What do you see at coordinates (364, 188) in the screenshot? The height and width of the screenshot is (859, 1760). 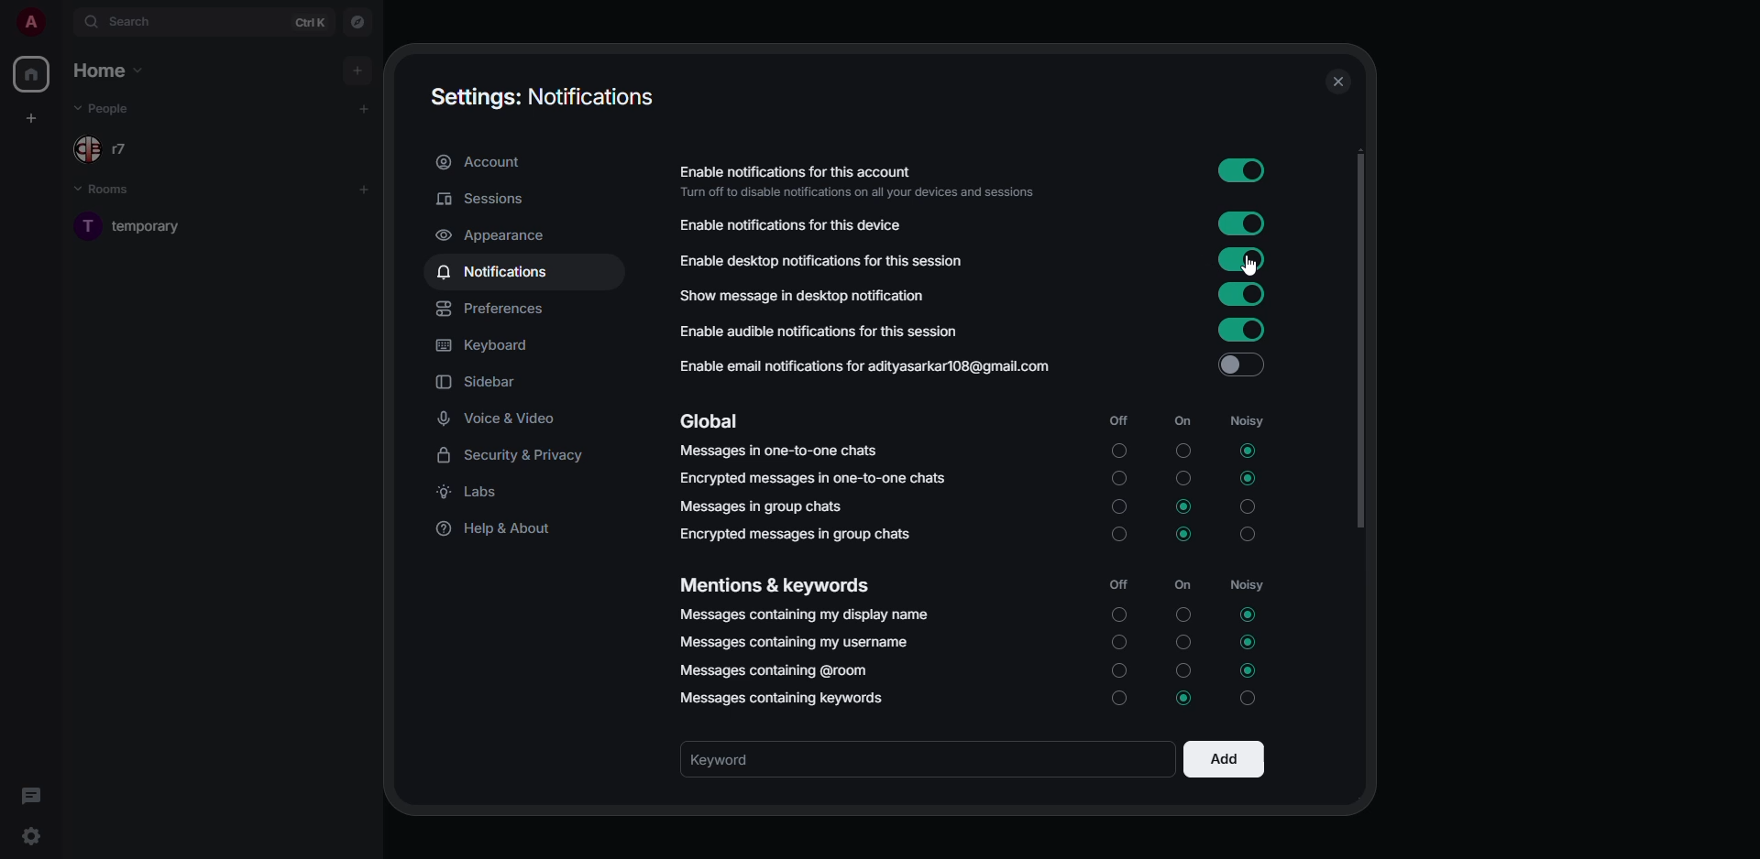 I see `add` at bounding box center [364, 188].